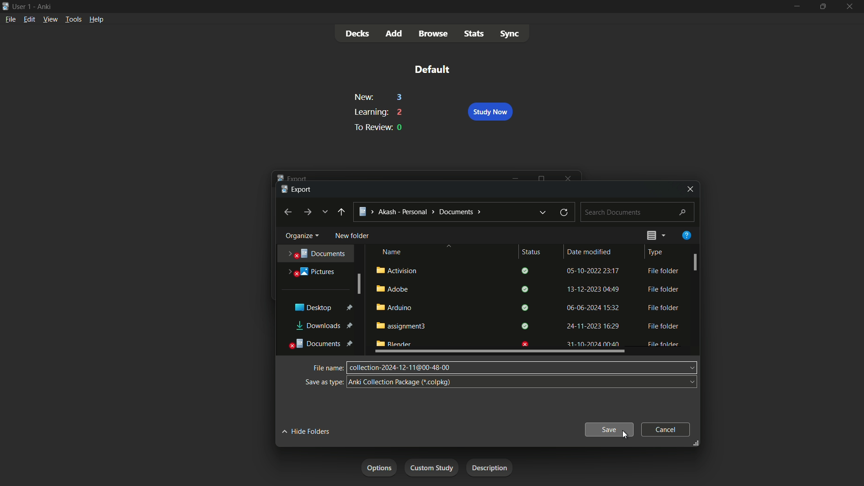 The width and height of the screenshot is (864, 486). What do you see at coordinates (526, 289) in the screenshot?
I see `folder-2` at bounding box center [526, 289].